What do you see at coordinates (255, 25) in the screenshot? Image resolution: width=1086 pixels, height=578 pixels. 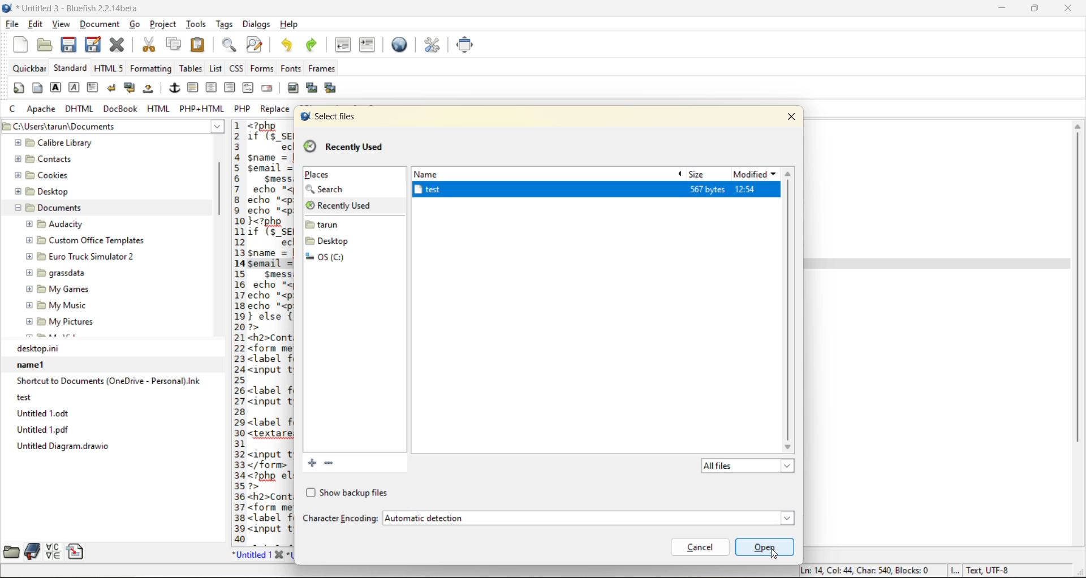 I see `dialogs` at bounding box center [255, 25].